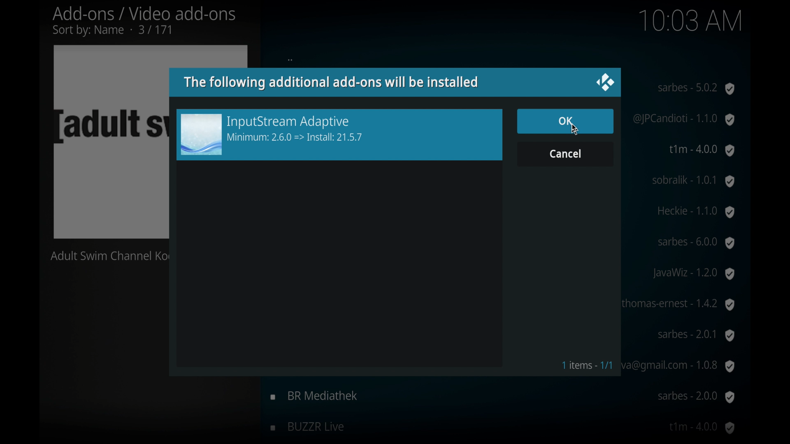 Image resolution: width=790 pixels, height=444 pixels. Describe the element at coordinates (691, 154) in the screenshot. I see `t1m-40.0` at that location.